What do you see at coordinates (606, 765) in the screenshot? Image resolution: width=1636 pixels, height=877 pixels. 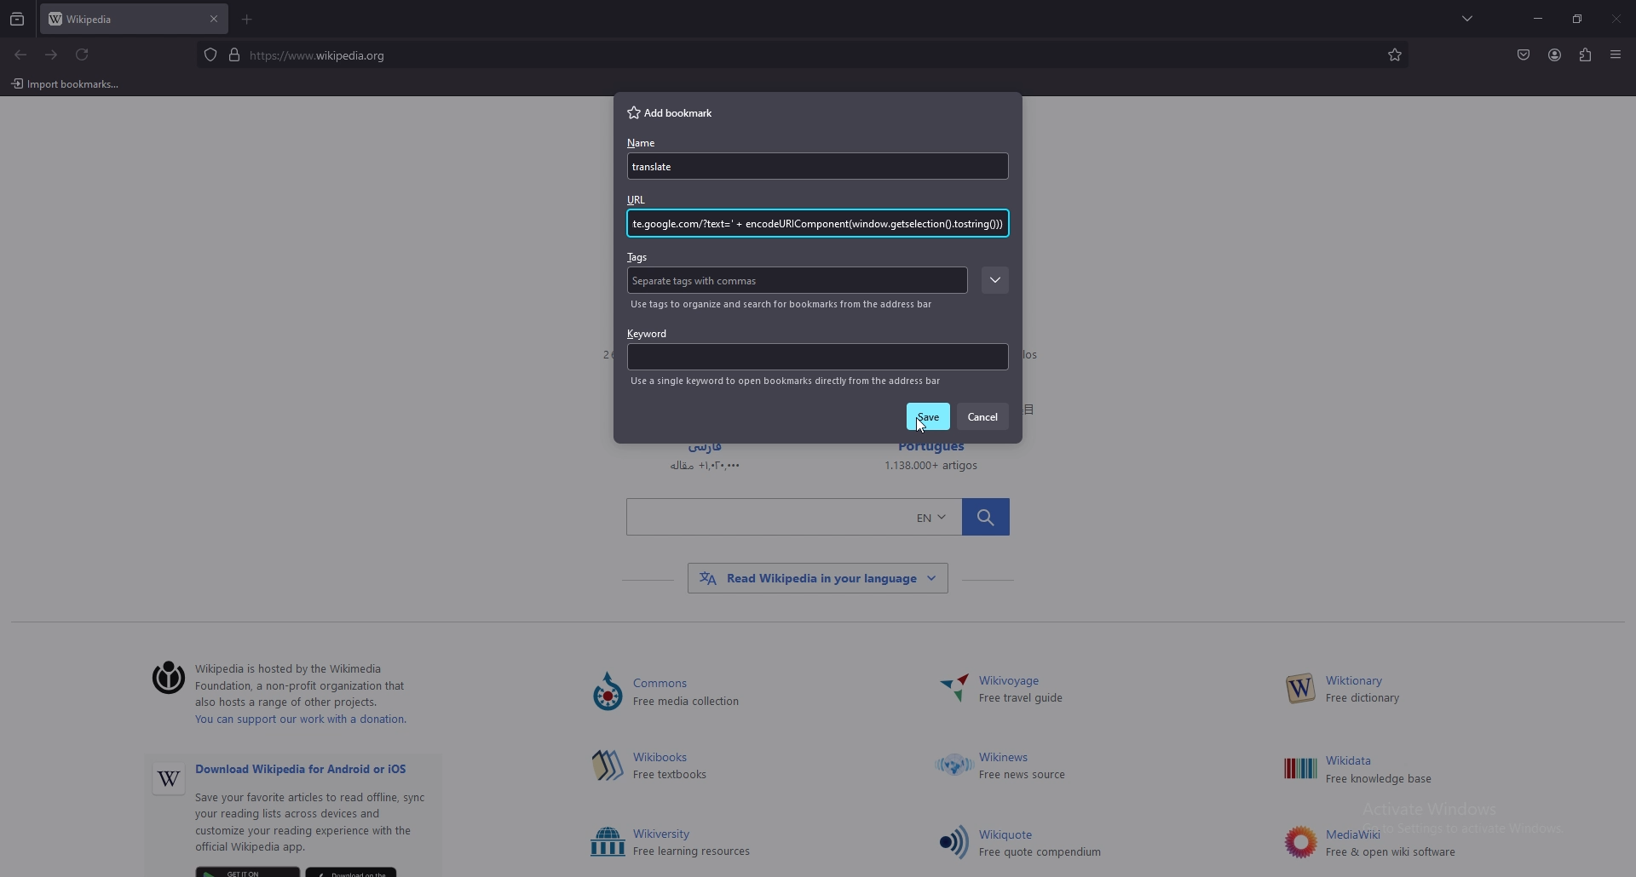 I see `` at bounding box center [606, 765].